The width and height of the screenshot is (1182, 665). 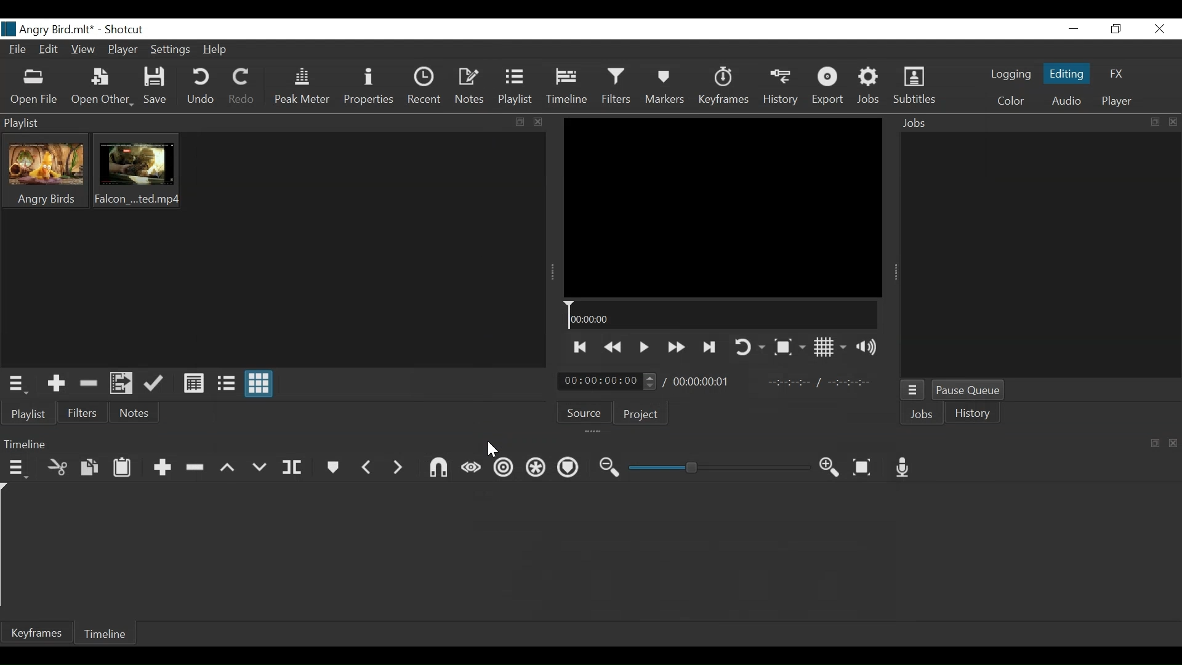 What do you see at coordinates (368, 87) in the screenshot?
I see `Properties` at bounding box center [368, 87].